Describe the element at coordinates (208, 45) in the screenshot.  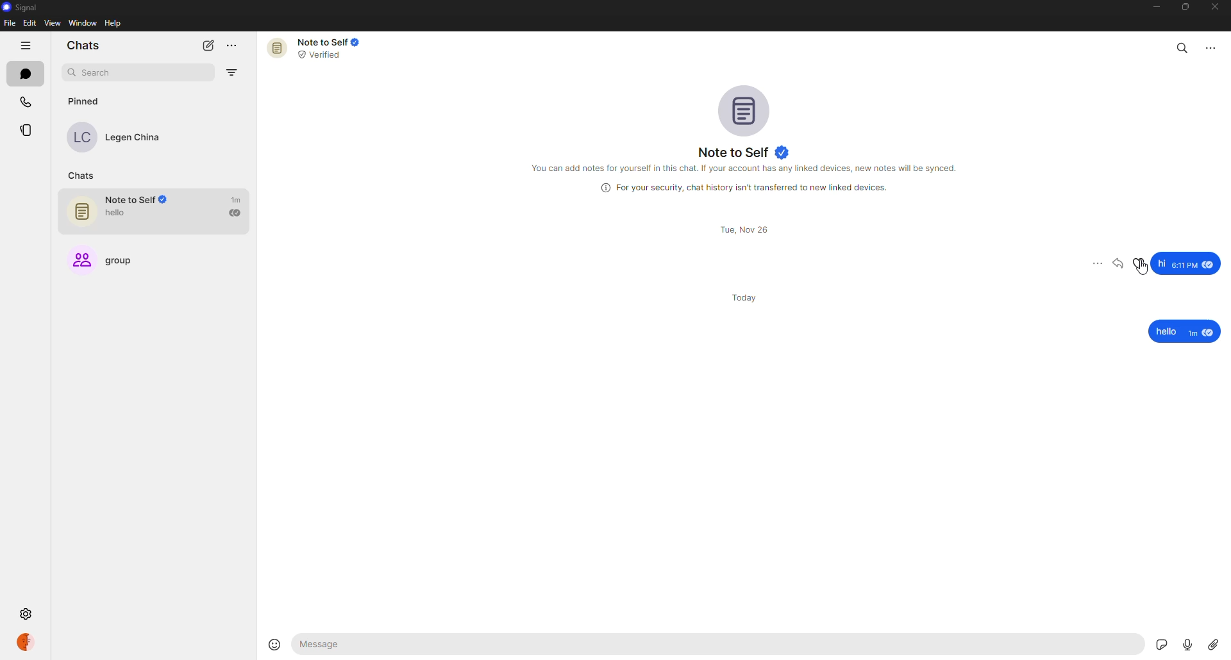
I see `new chat` at that location.